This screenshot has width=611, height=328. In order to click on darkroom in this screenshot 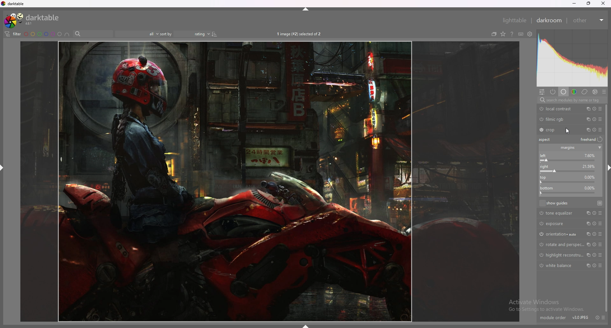, I will do `click(549, 20)`.